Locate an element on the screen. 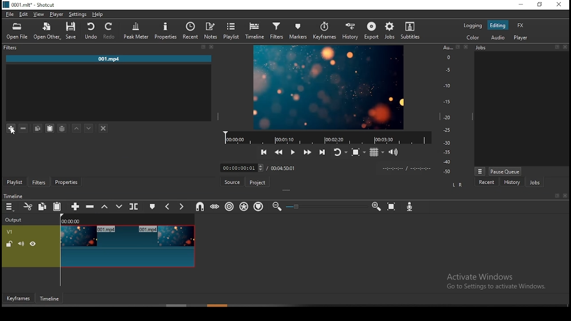 The width and height of the screenshot is (571, 321). volume control is located at coordinates (393, 152).